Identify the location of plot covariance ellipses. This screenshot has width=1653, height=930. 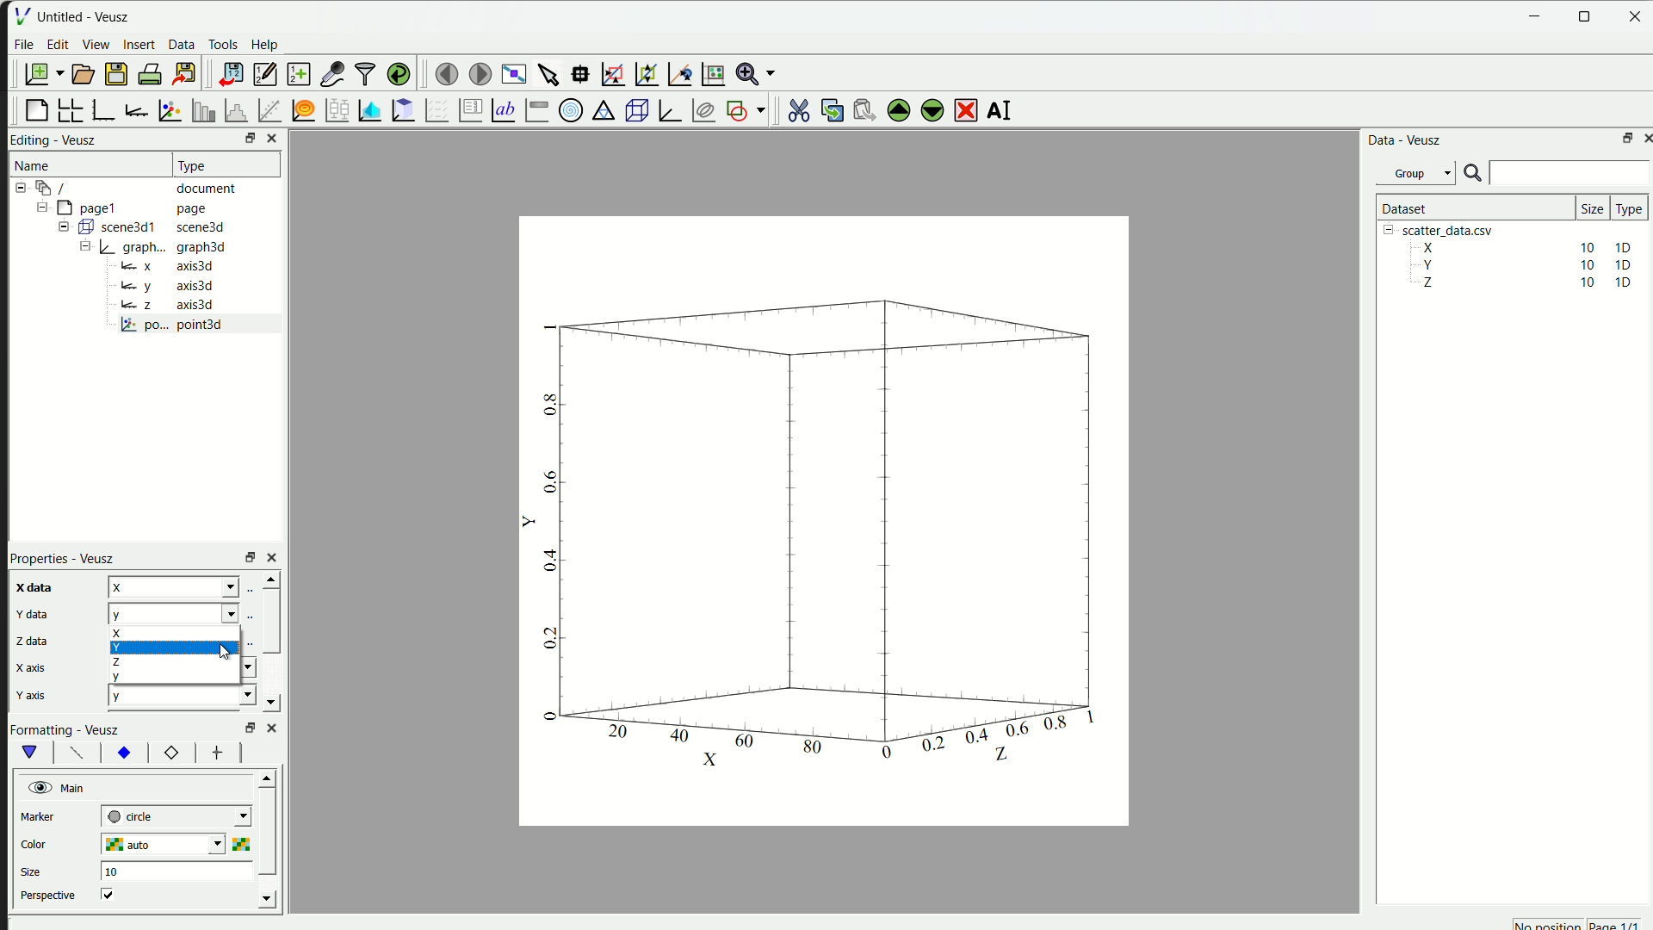
(701, 109).